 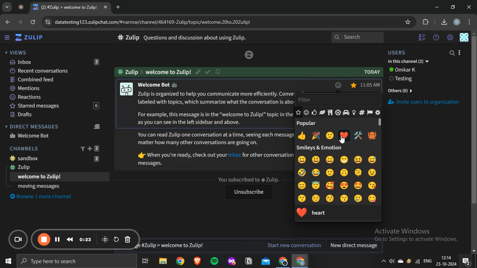 I want to click on reload, so click(x=116, y=239).